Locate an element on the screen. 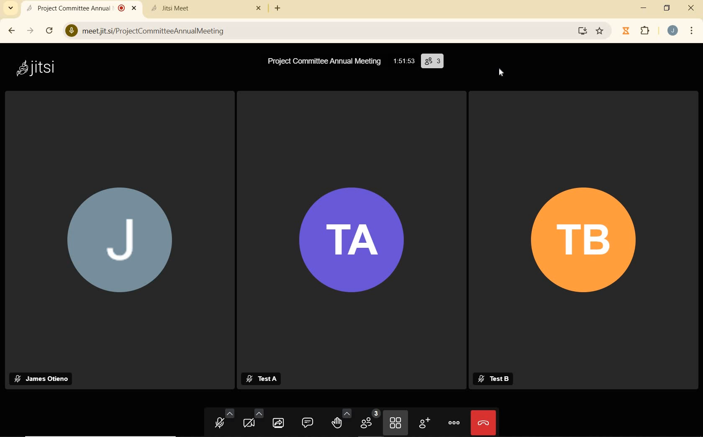 Image resolution: width=703 pixels, height=437 pixels. extensions is located at coordinates (646, 31).